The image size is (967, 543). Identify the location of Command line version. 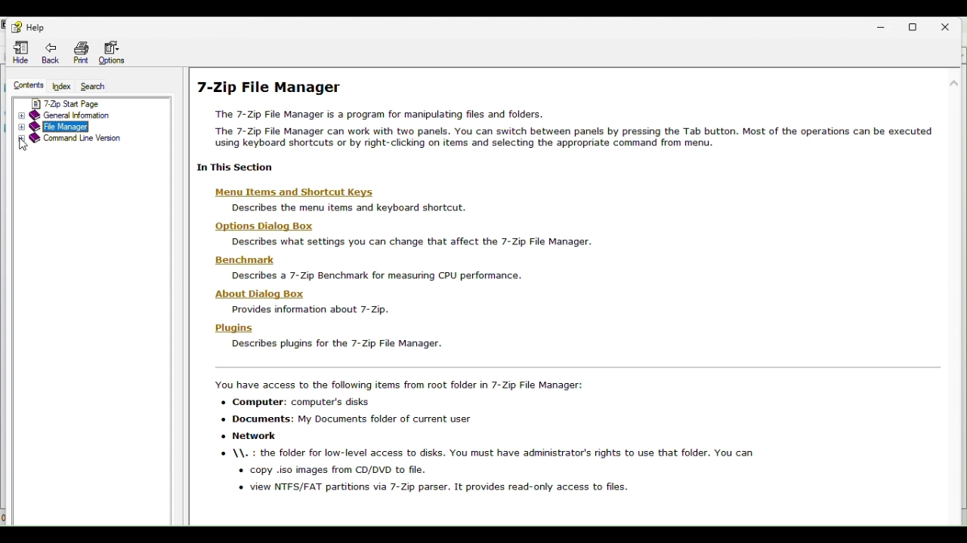
(76, 140).